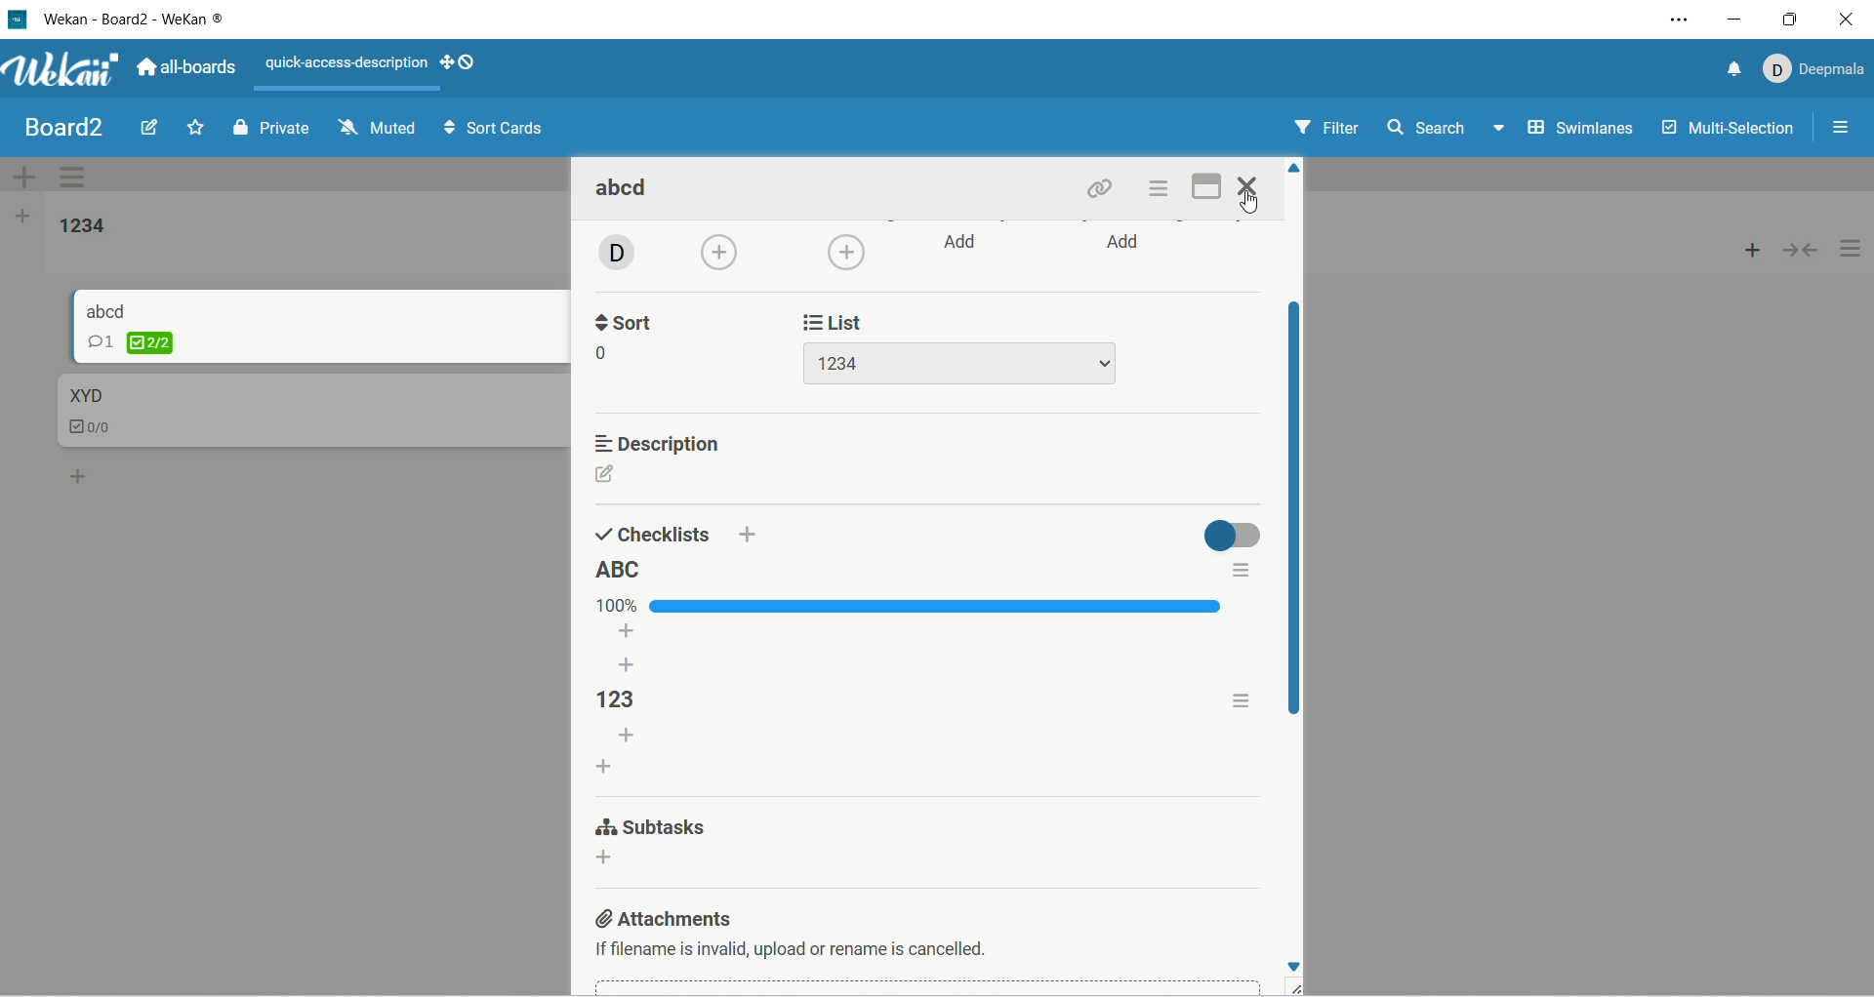  I want to click on add, so click(81, 475).